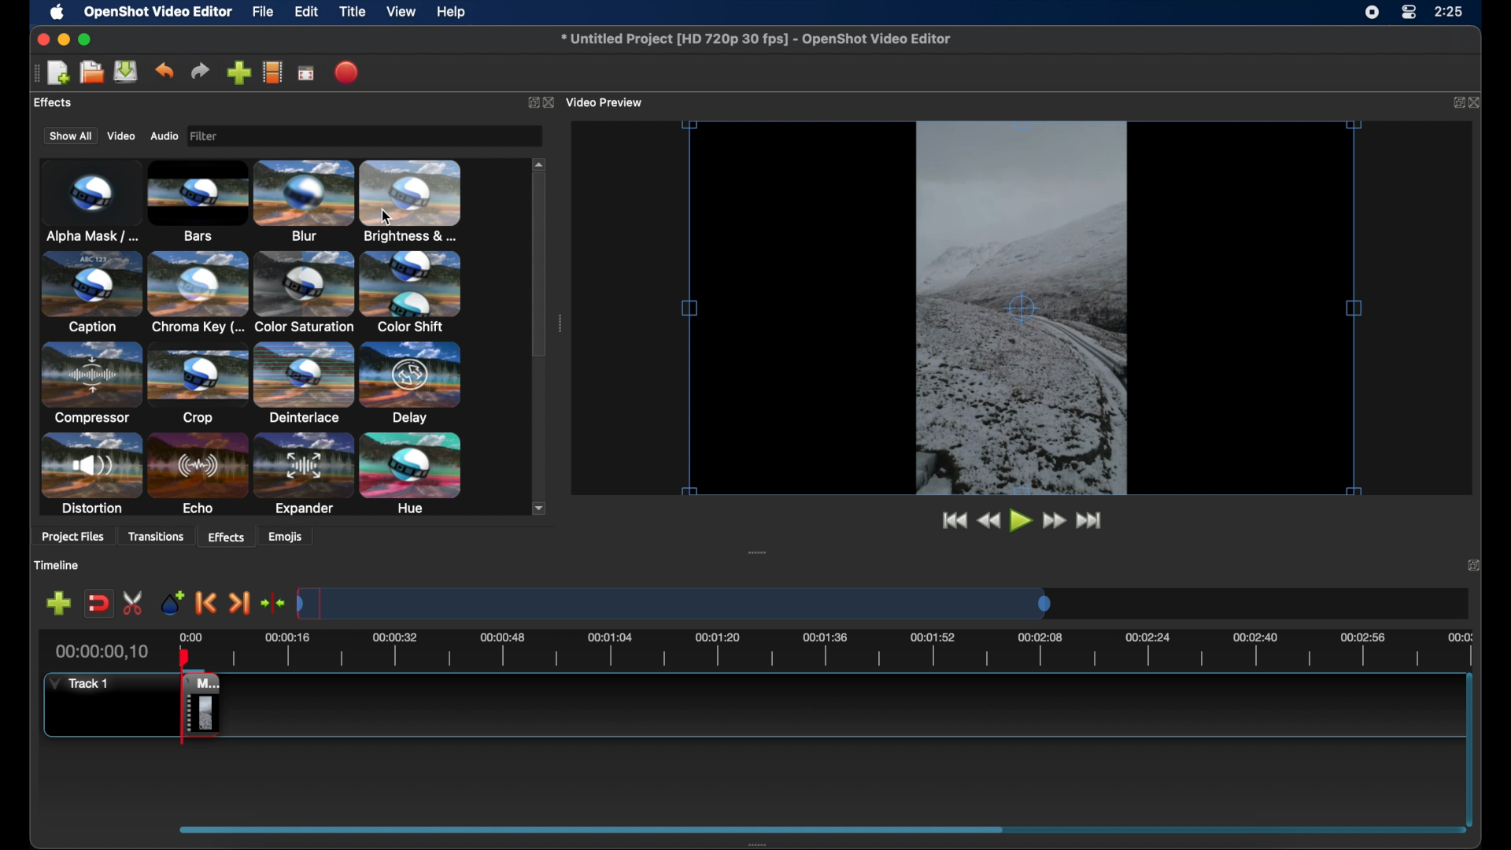  I want to click on drag handle, so click(561, 323).